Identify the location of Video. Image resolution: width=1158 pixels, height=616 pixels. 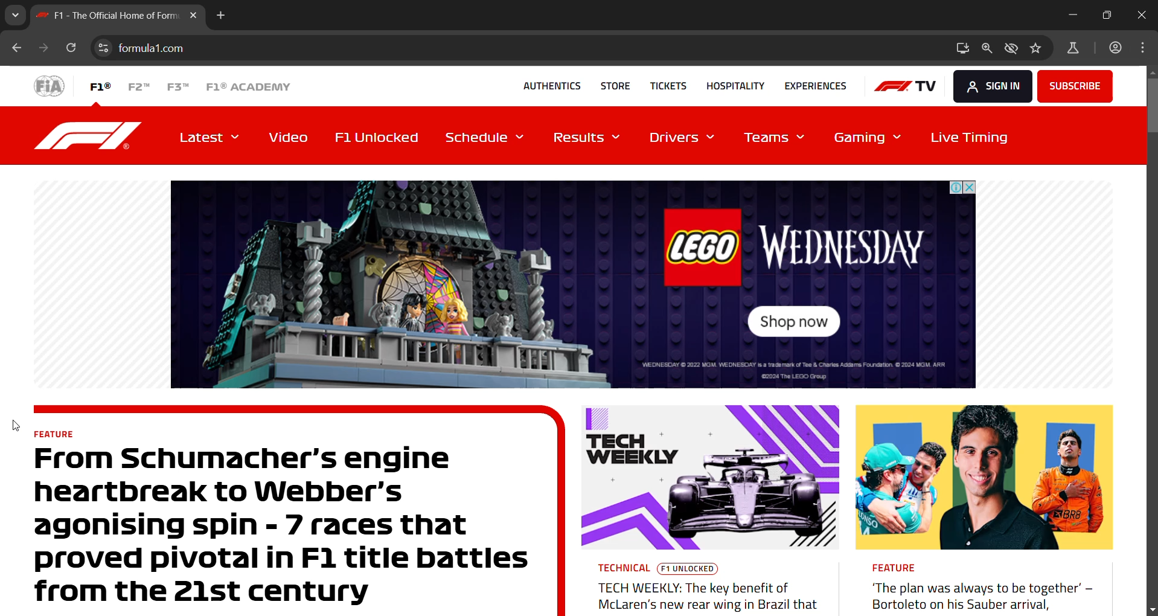
(289, 137).